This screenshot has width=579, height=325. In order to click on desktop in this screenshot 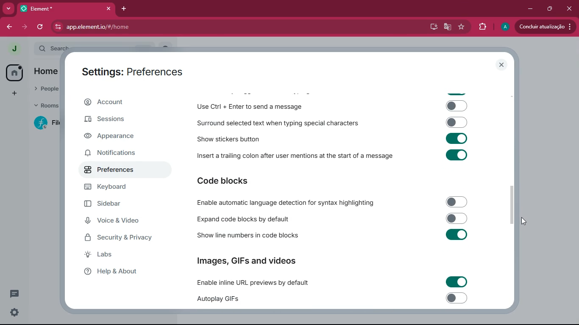, I will do `click(431, 27)`.